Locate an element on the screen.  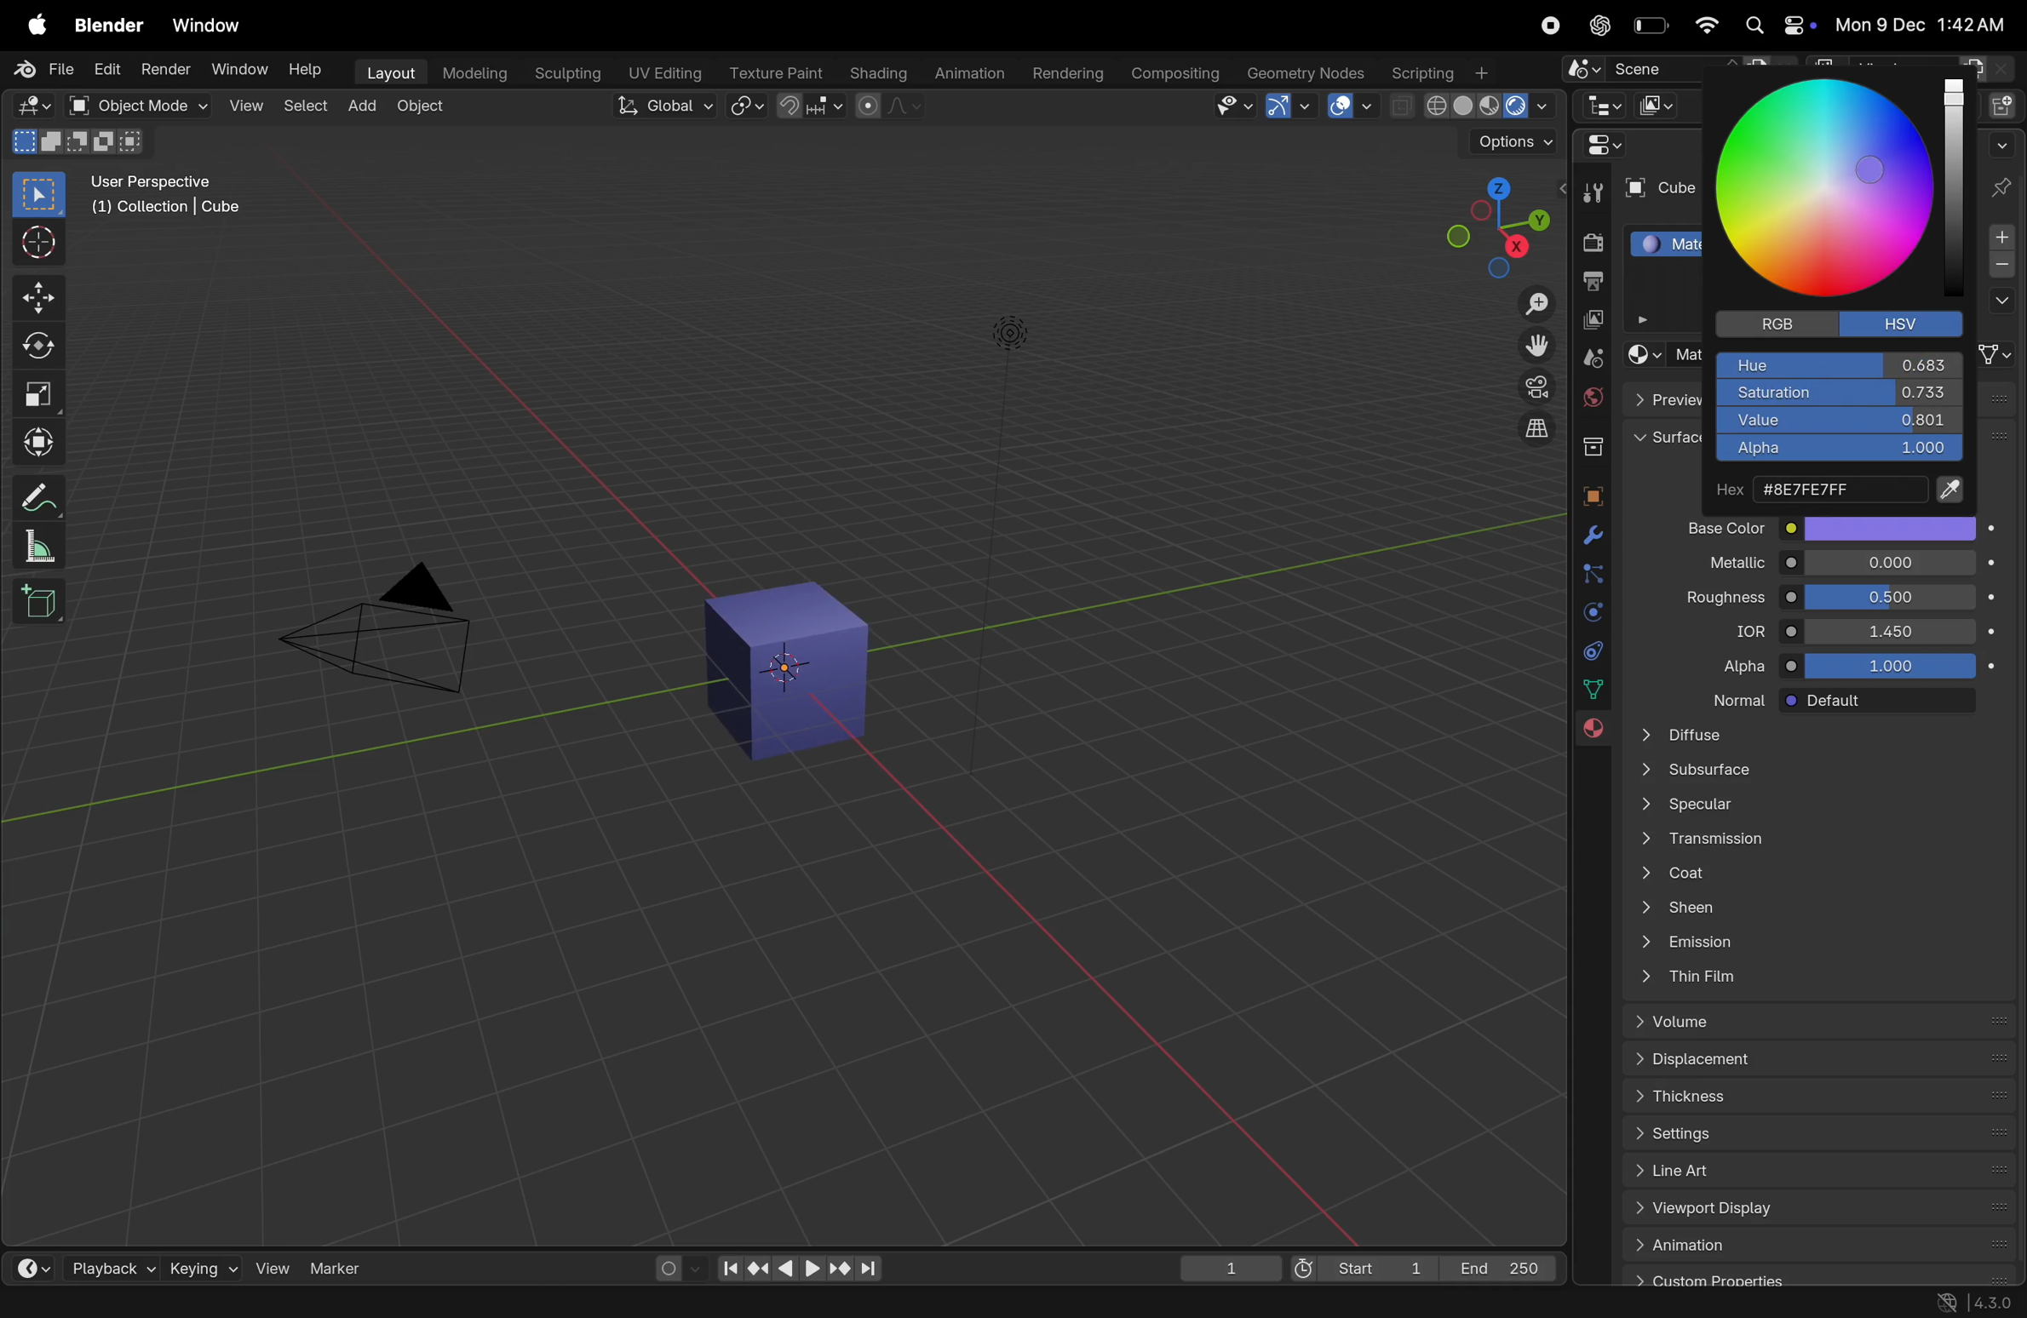
view is located at coordinates (245, 107).